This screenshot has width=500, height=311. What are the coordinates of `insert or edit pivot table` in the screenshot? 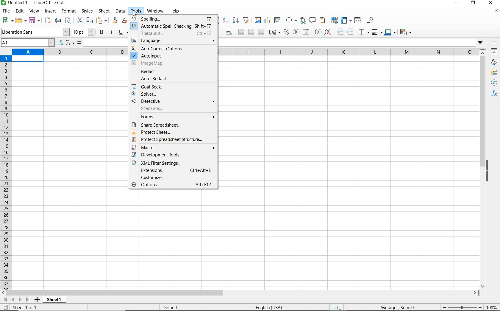 It's located at (278, 21).